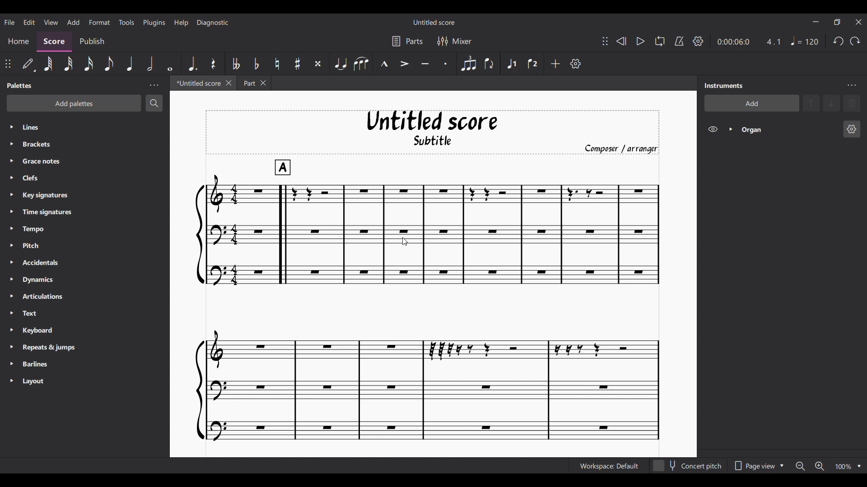 This screenshot has height=487, width=867. What do you see at coordinates (74, 103) in the screenshot?
I see `Add palette` at bounding box center [74, 103].